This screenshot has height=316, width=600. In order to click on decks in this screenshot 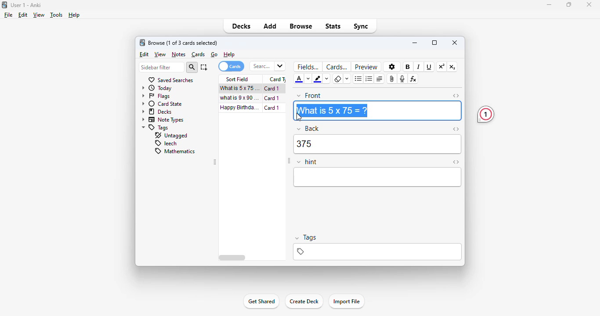, I will do `click(242, 26)`.